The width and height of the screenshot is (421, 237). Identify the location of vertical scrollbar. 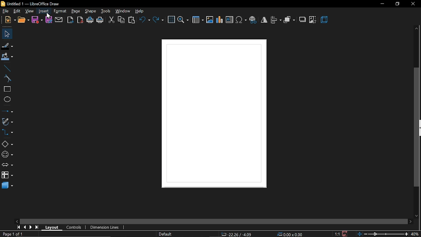
(416, 127).